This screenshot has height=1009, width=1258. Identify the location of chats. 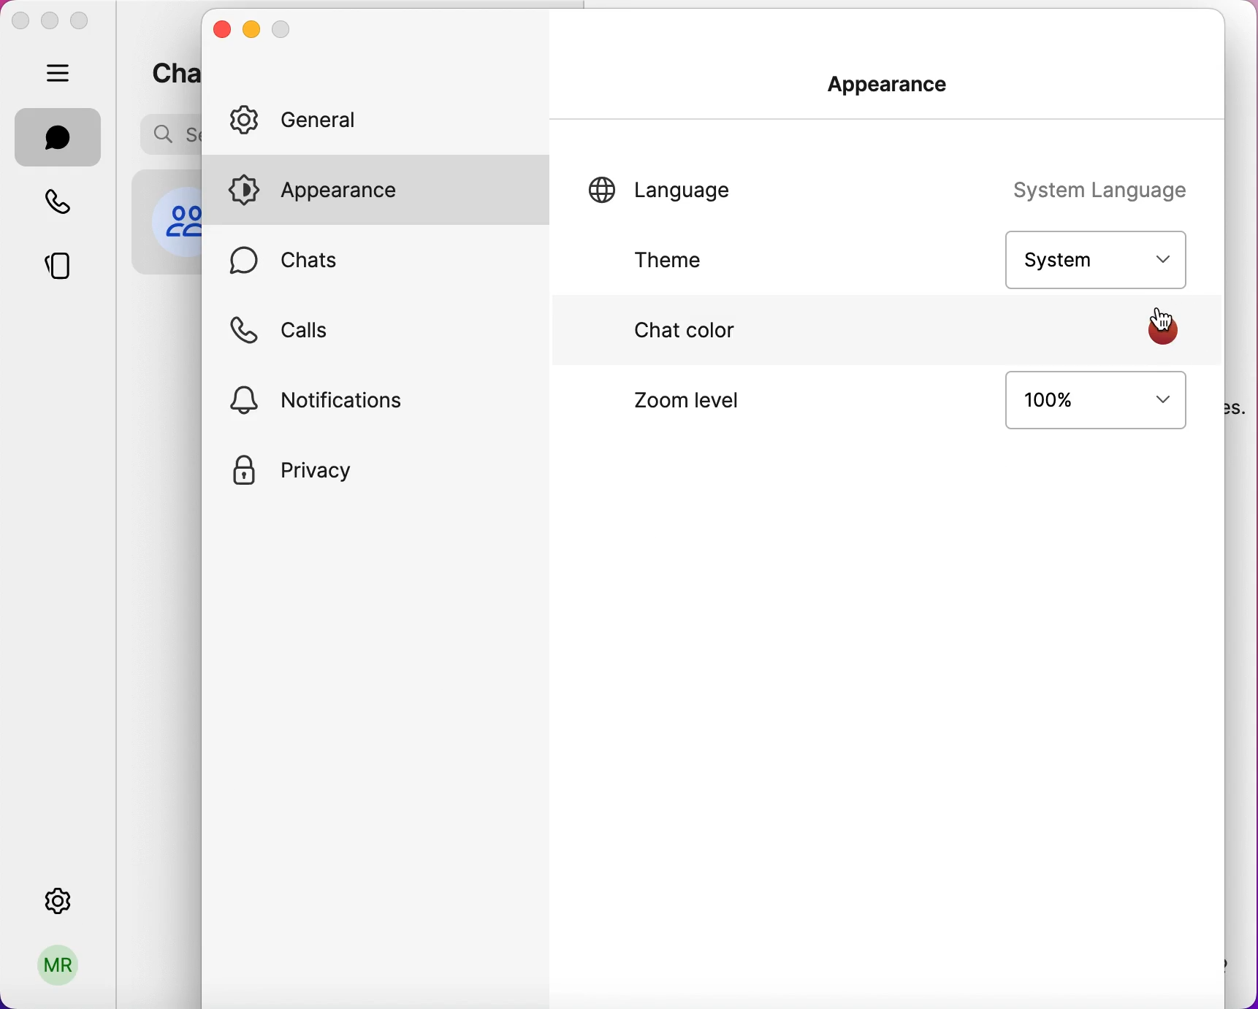
(313, 261).